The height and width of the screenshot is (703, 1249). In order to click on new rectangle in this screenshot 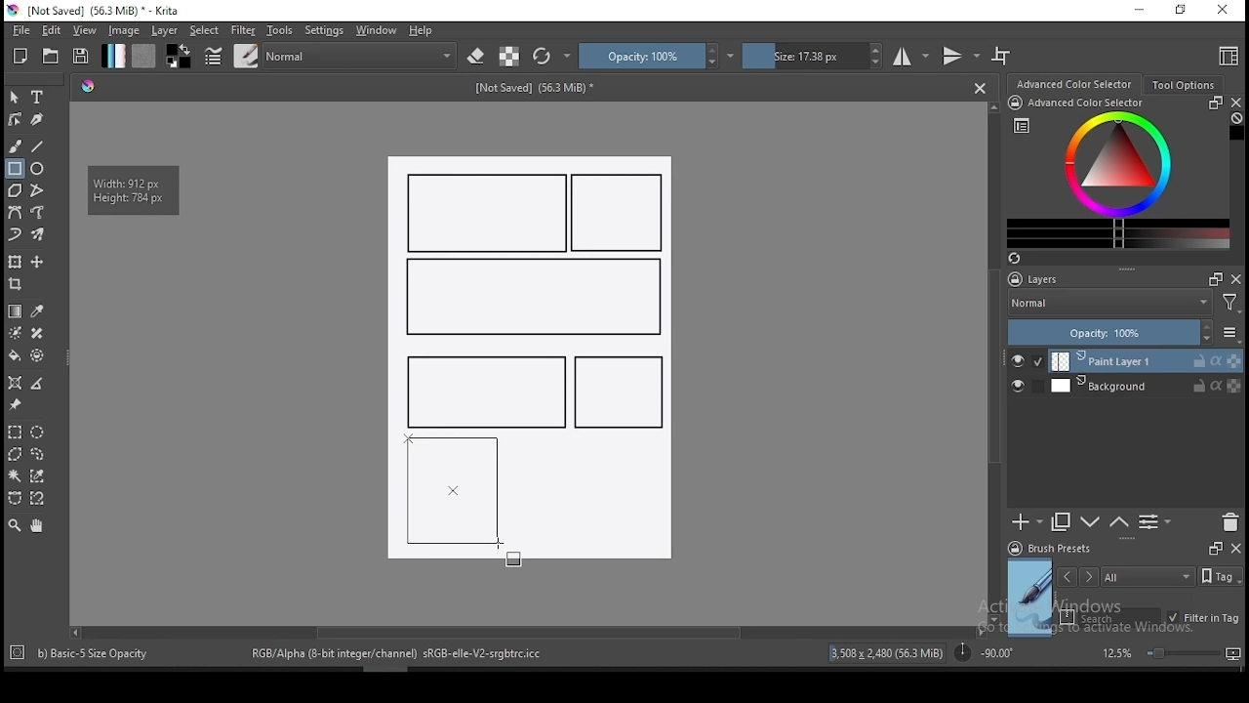, I will do `click(488, 213)`.